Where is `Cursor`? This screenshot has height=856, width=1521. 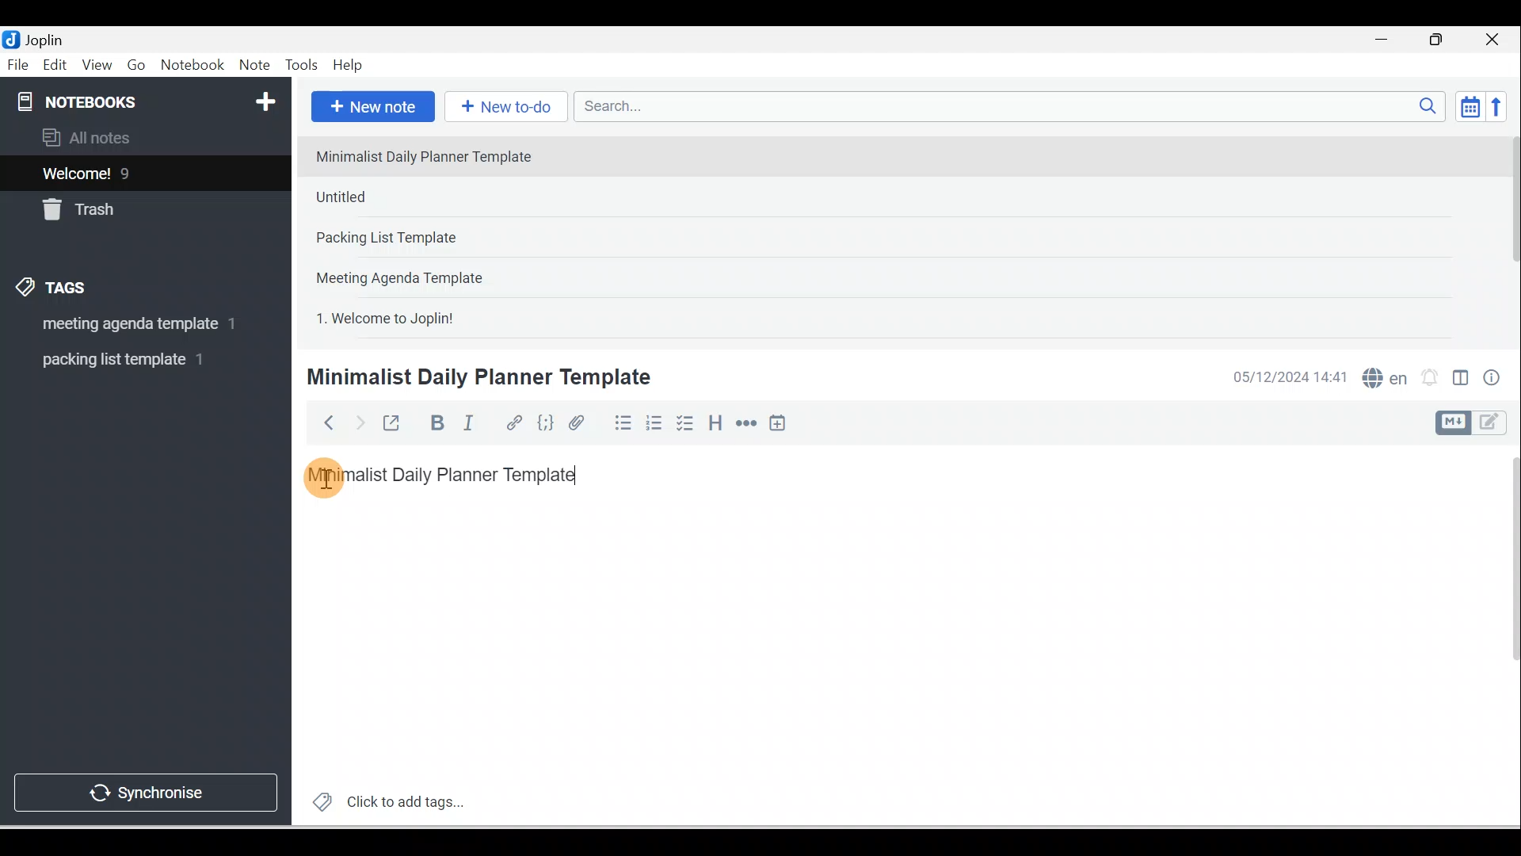
Cursor is located at coordinates (334, 477).